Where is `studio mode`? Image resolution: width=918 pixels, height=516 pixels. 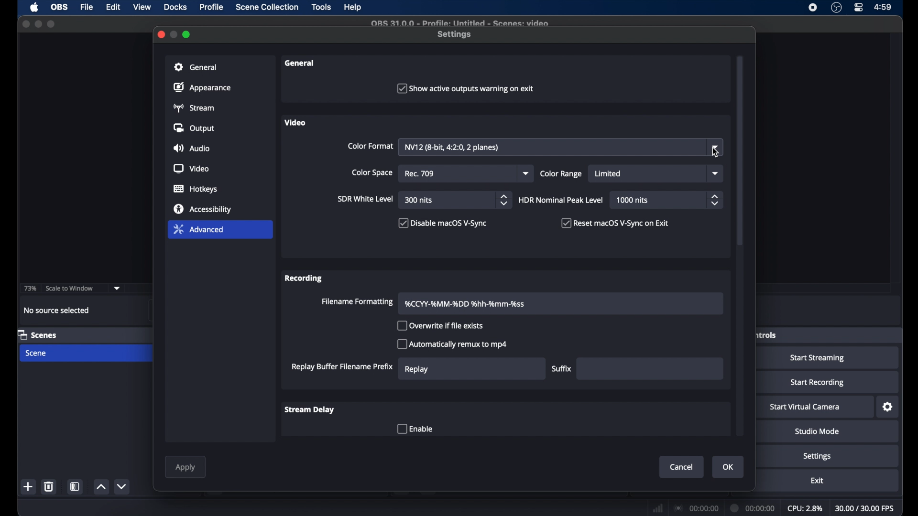 studio mode is located at coordinates (817, 431).